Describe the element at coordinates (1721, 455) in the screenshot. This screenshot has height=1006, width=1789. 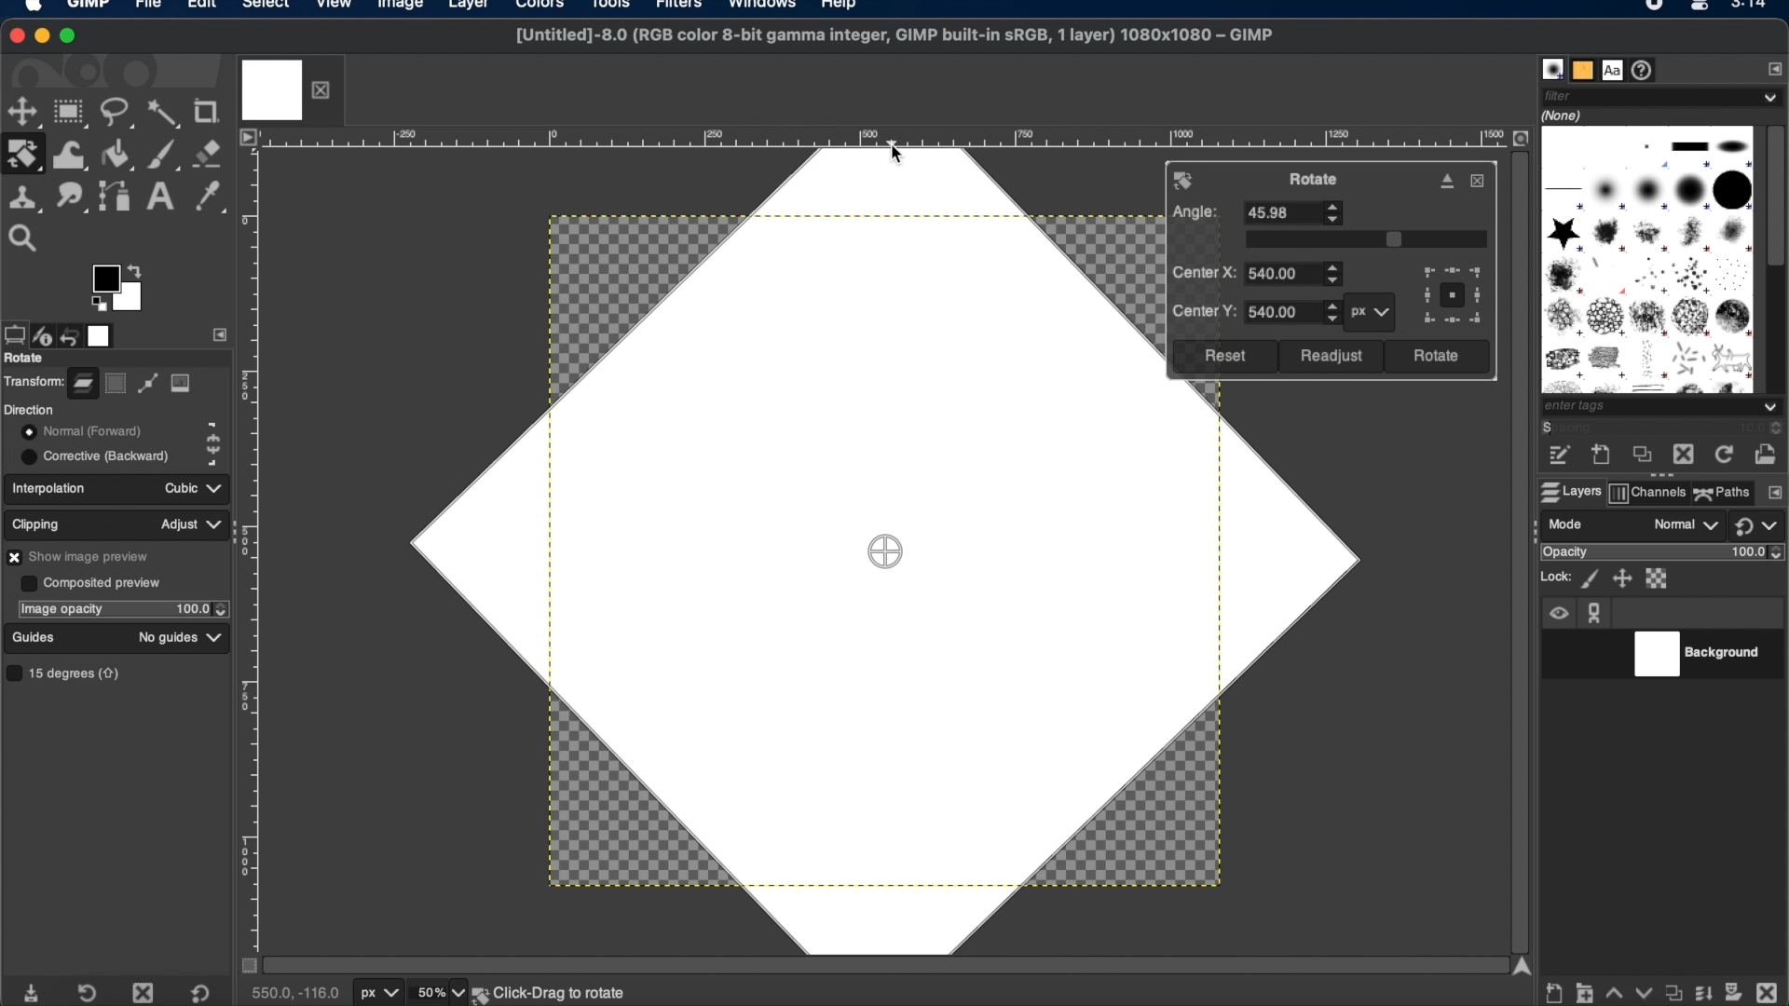
I see `refresh brushes` at that location.